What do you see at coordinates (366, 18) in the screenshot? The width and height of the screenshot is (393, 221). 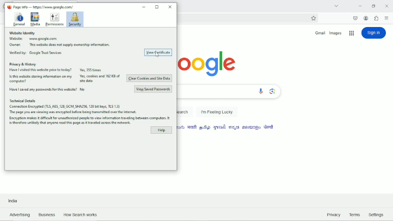 I see `Account` at bounding box center [366, 18].